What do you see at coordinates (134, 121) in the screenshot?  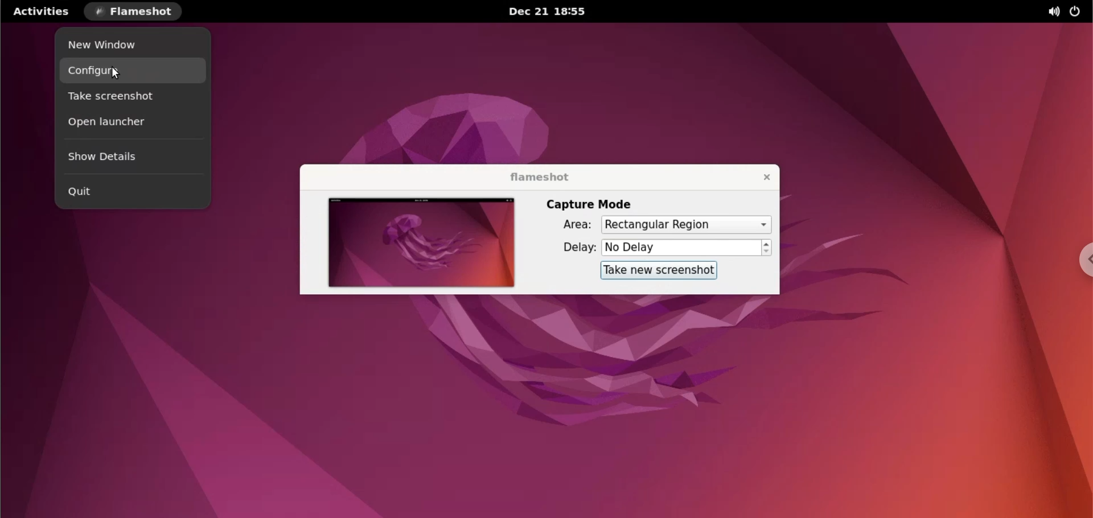 I see `open launcher` at bounding box center [134, 121].